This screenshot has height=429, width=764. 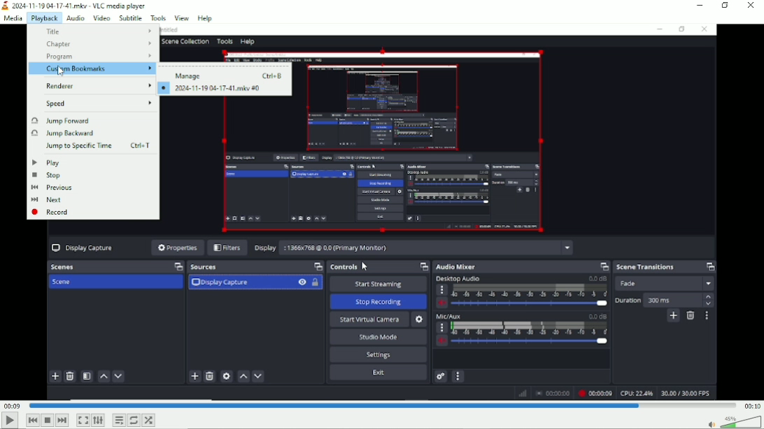 What do you see at coordinates (101, 43) in the screenshot?
I see `Chapter` at bounding box center [101, 43].